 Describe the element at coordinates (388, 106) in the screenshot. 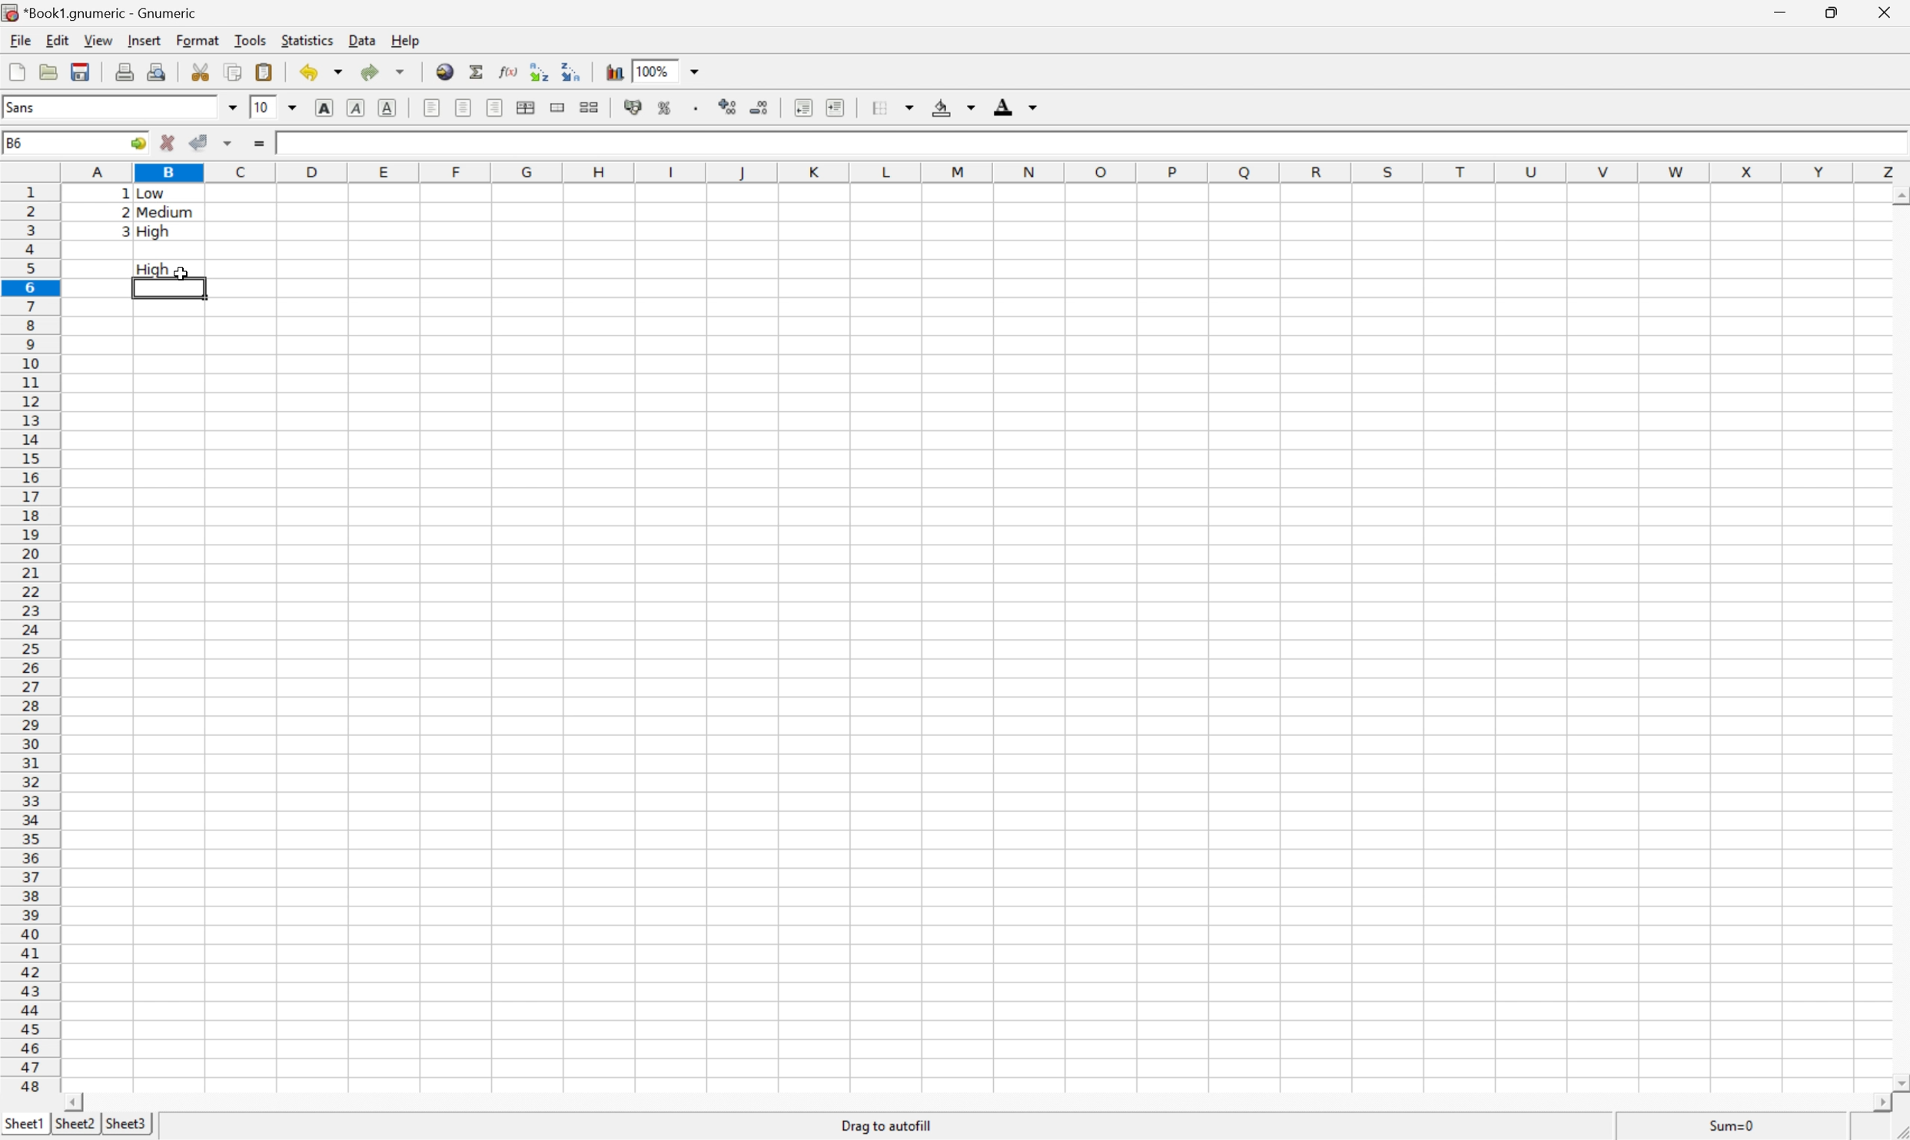

I see `Underline` at that location.